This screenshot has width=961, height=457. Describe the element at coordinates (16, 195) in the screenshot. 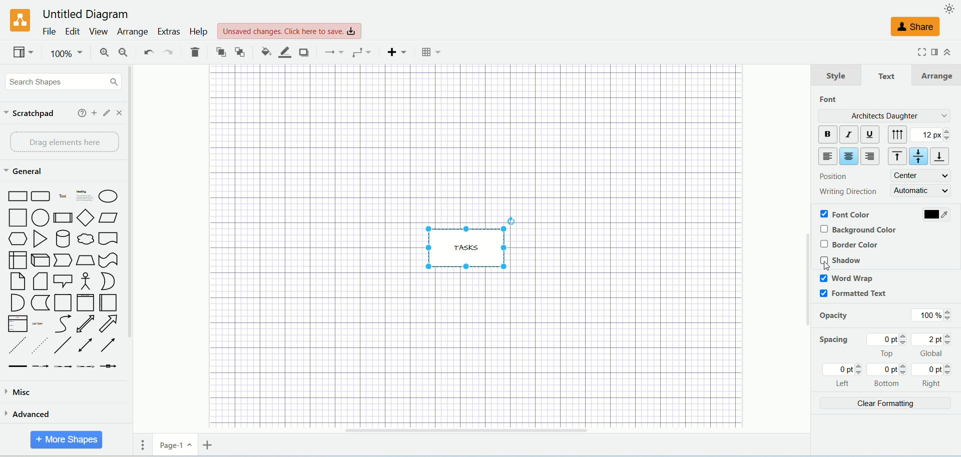

I see `Rectangle` at that location.